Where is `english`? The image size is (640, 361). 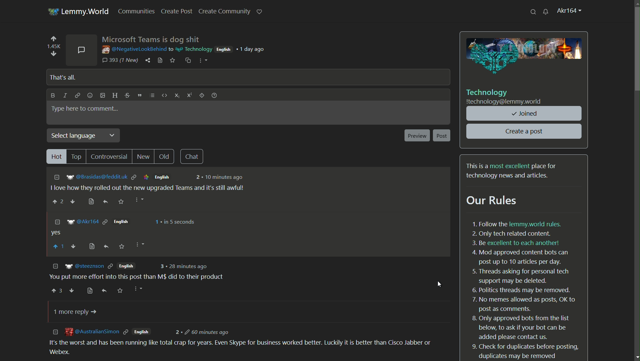 english is located at coordinates (123, 222).